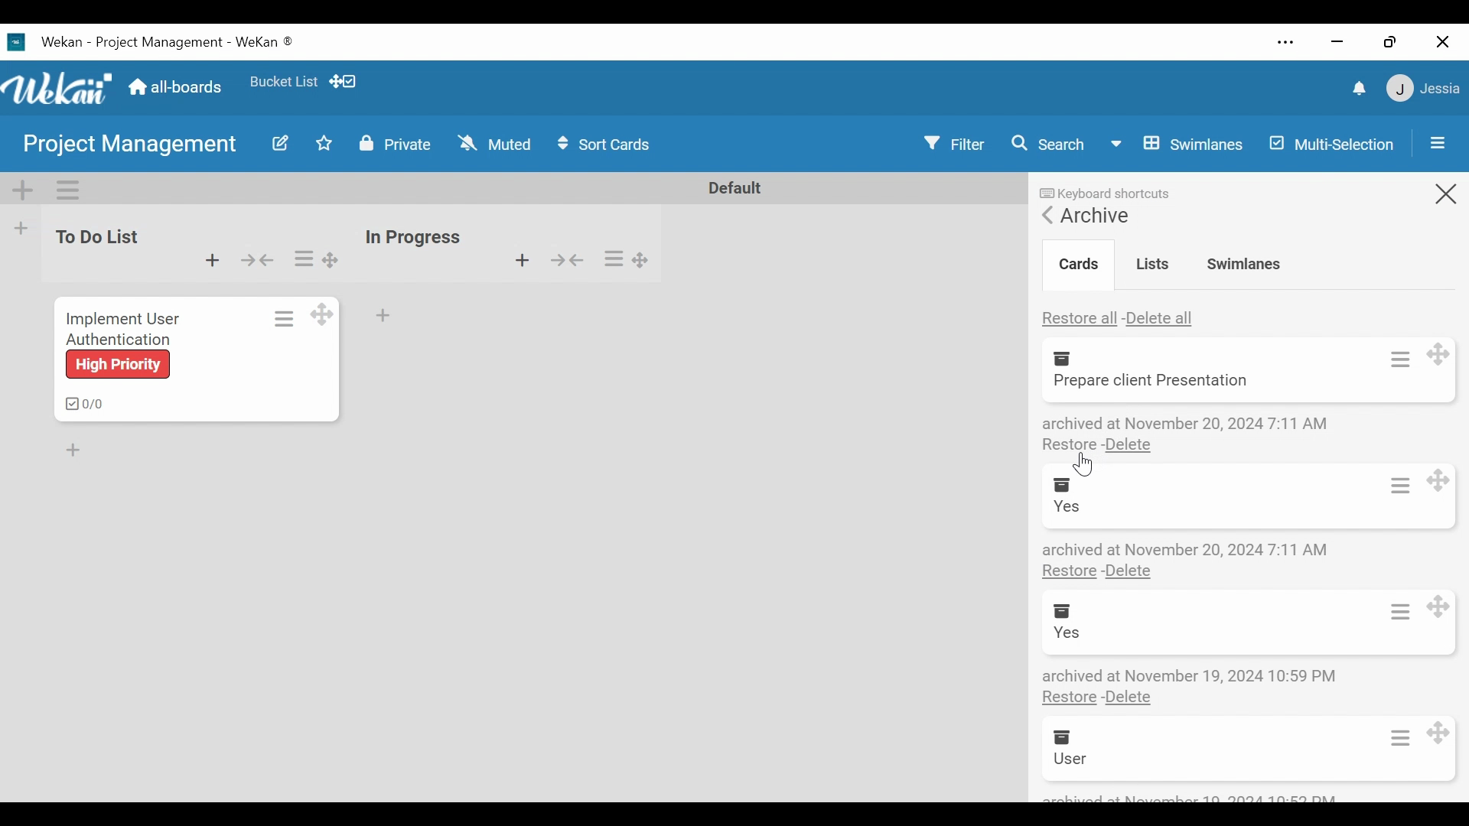  Describe the element at coordinates (94, 236) in the screenshot. I see `List Name` at that location.